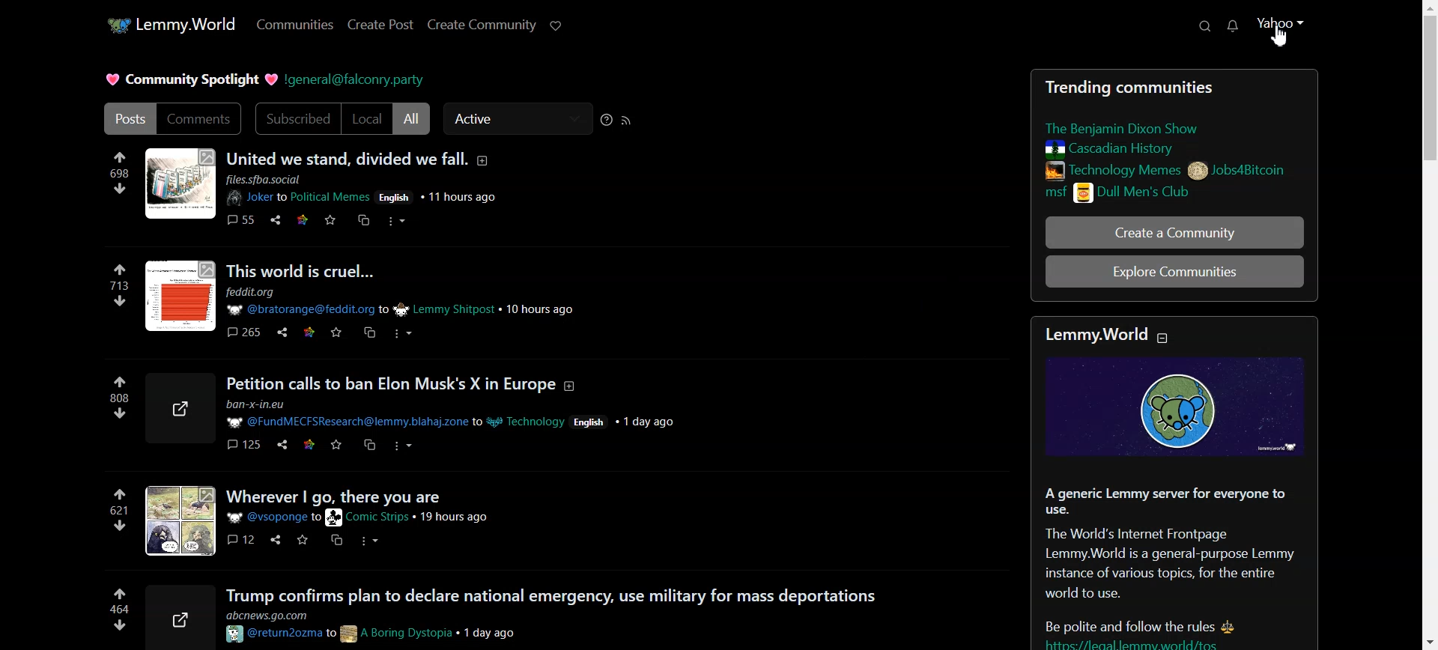 This screenshot has height=650, width=1438. What do you see at coordinates (340, 449) in the screenshot?
I see `star` at bounding box center [340, 449].